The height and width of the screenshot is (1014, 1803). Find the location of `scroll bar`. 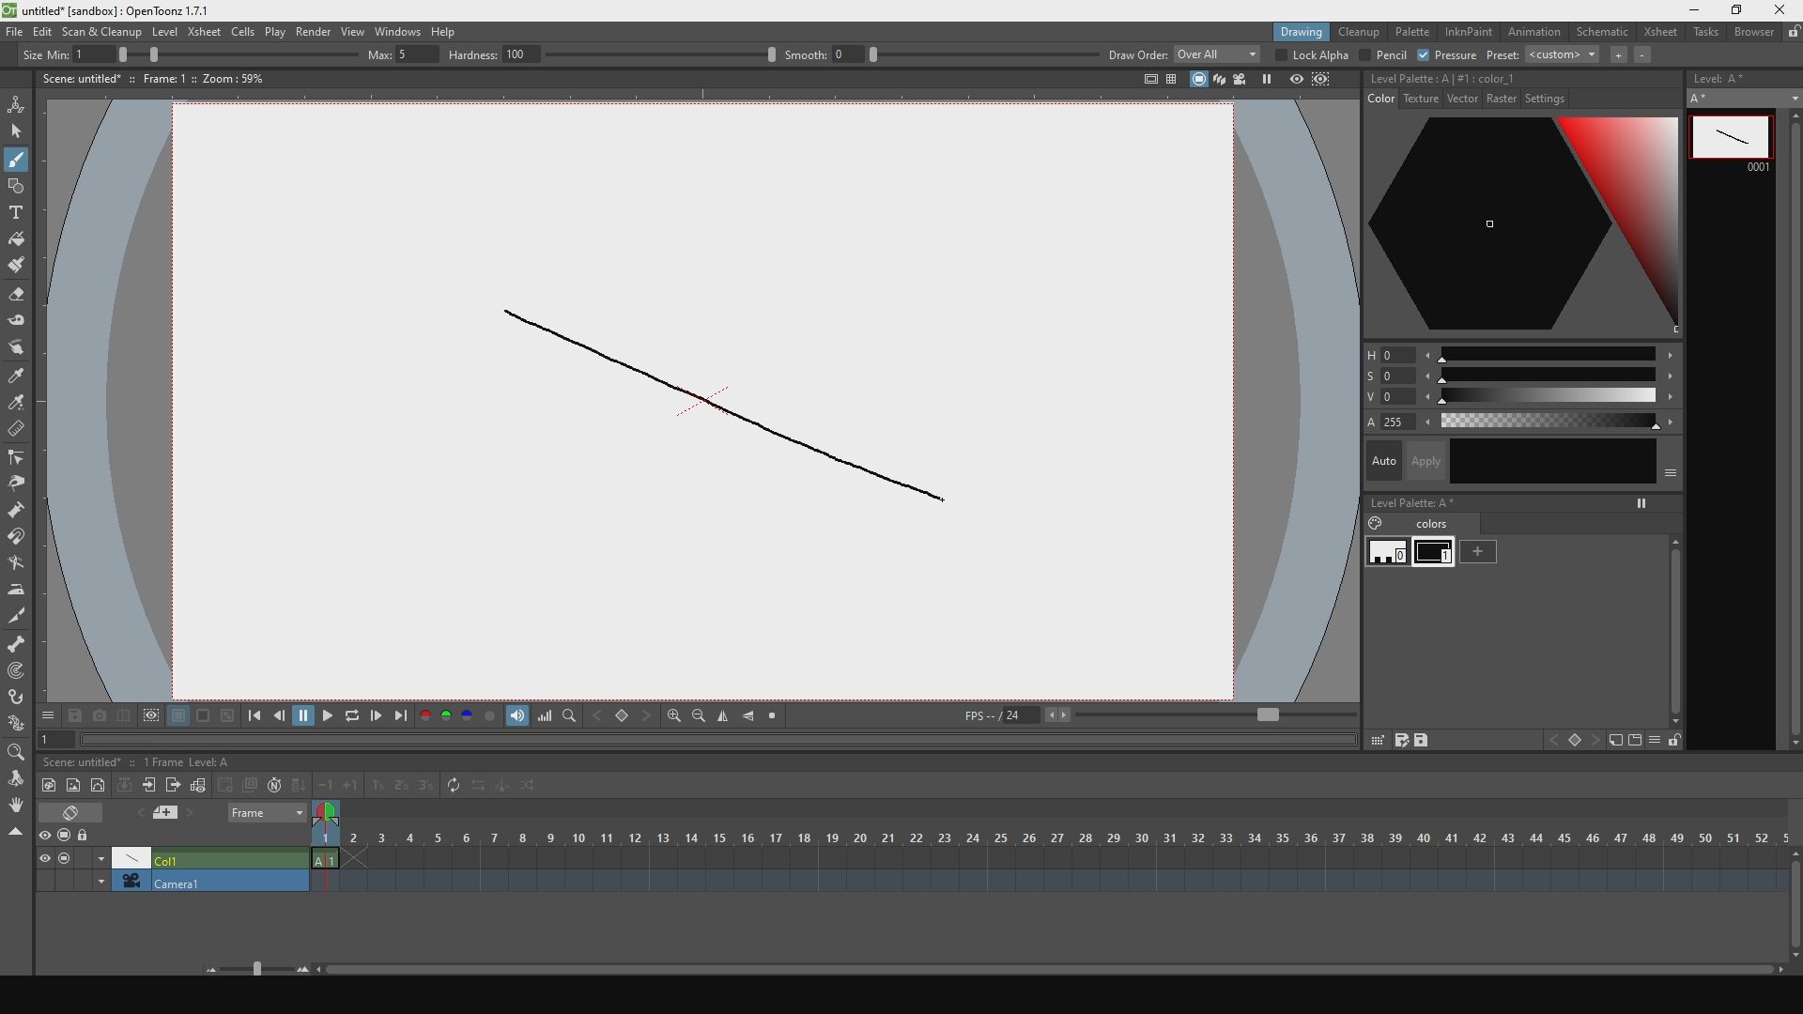

scroll bar is located at coordinates (1672, 632).